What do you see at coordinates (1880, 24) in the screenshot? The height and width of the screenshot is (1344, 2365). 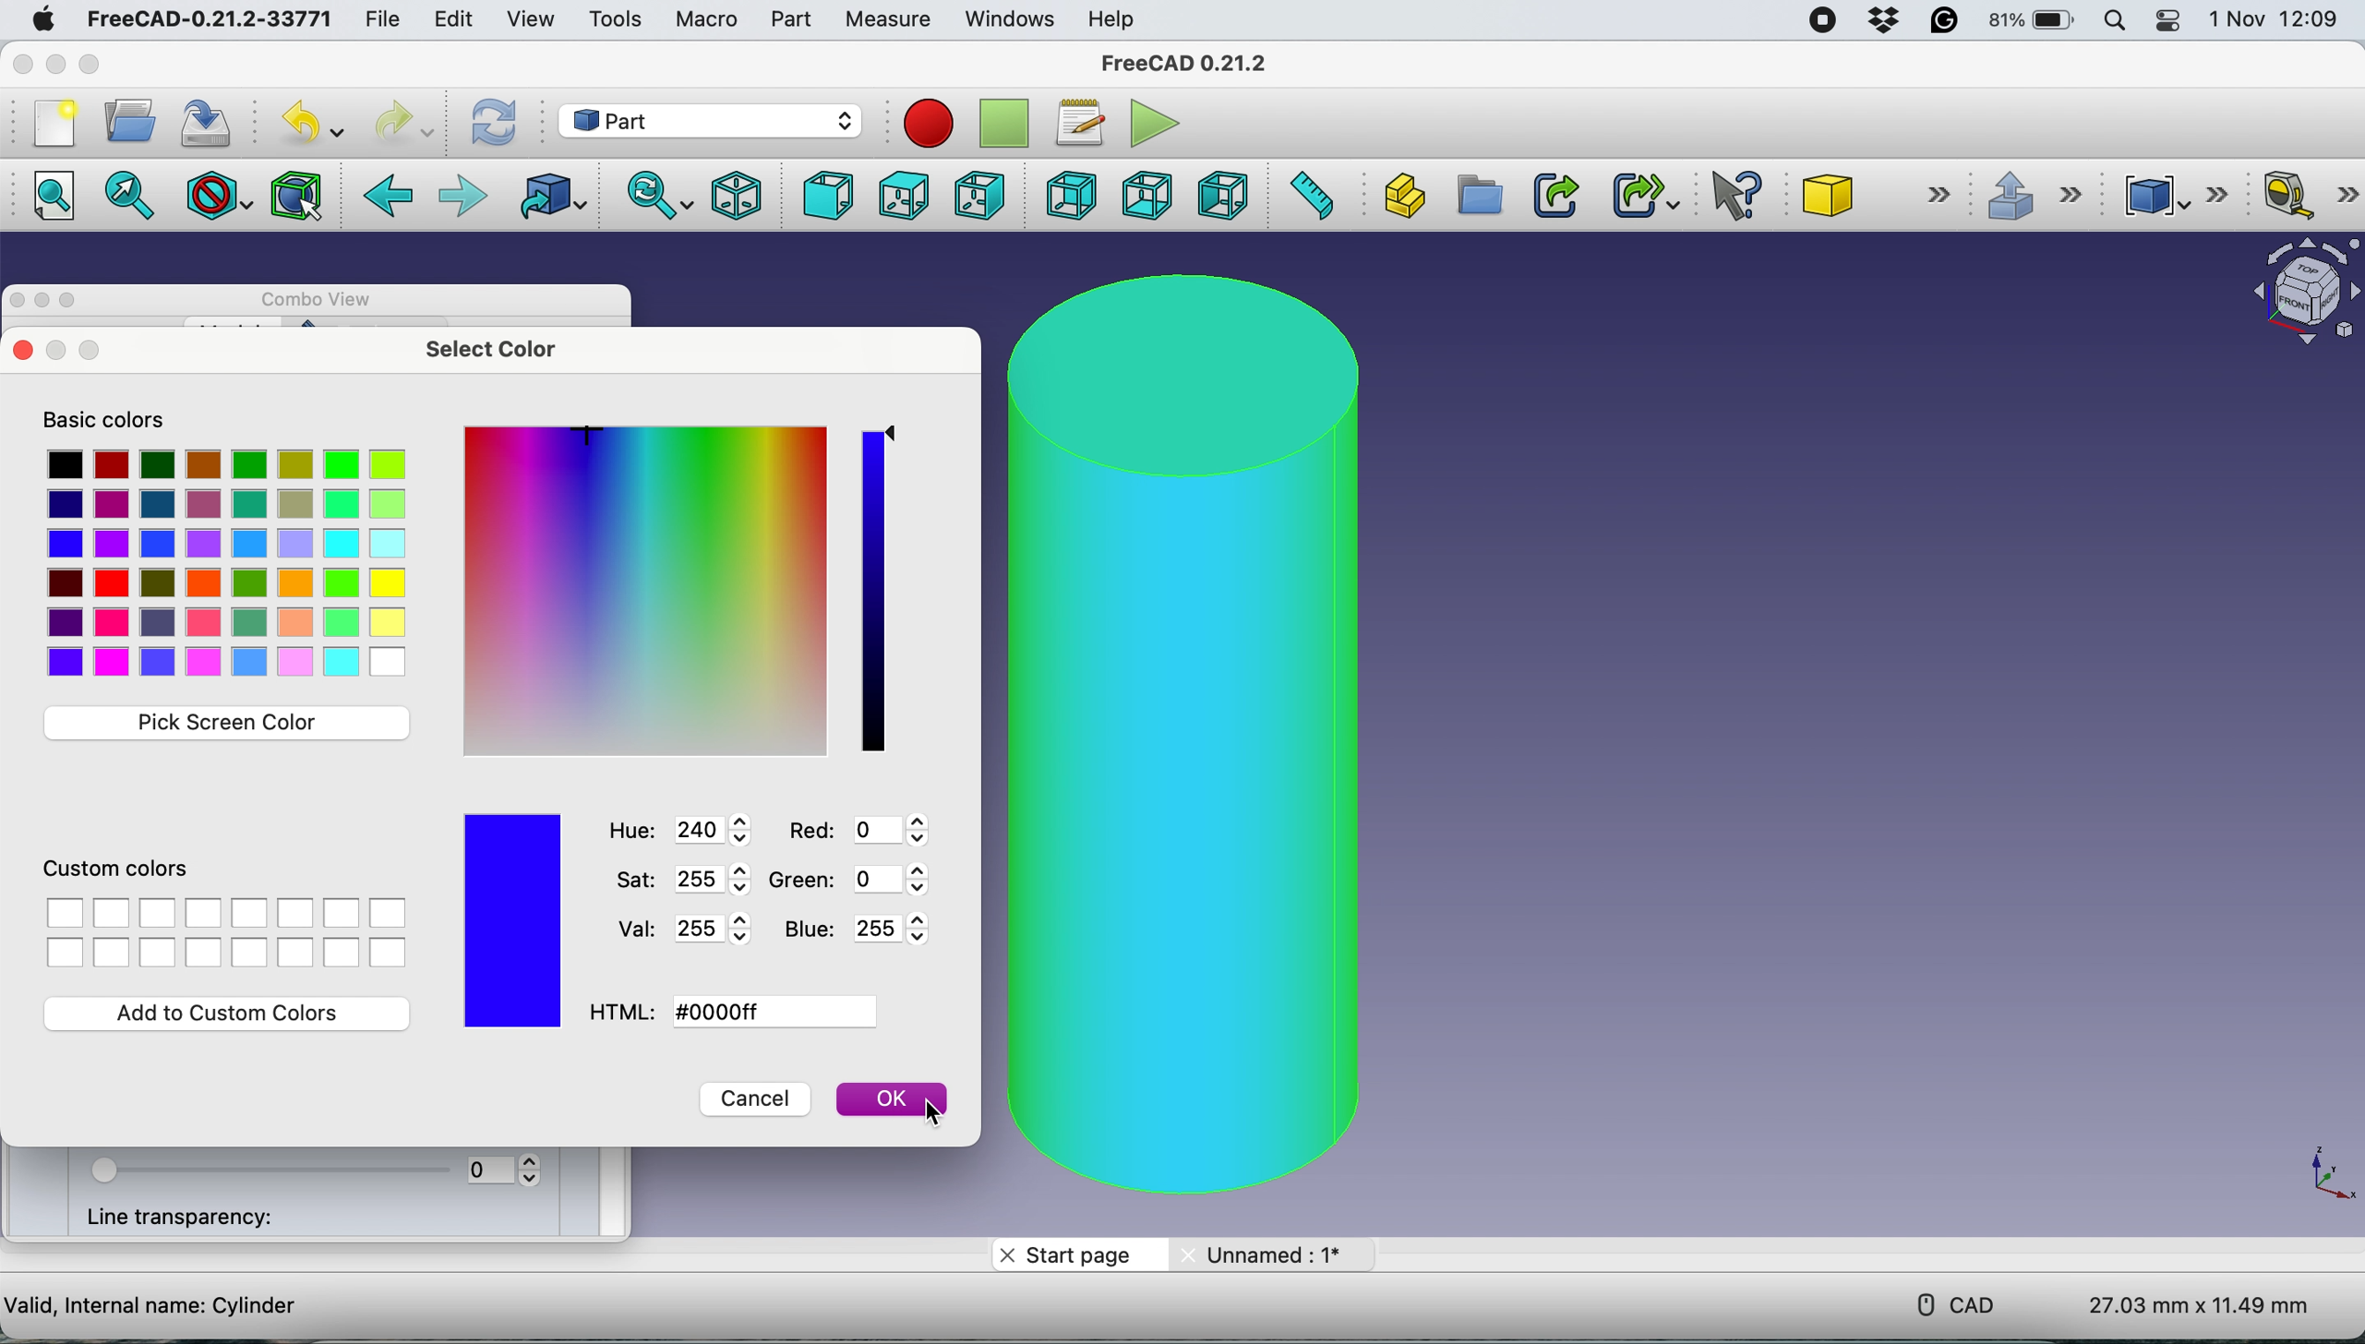 I see `dropbox` at bounding box center [1880, 24].